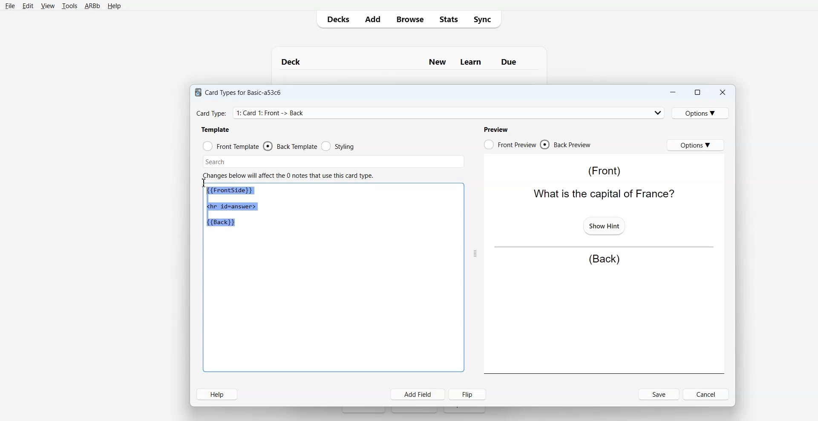  Describe the element at coordinates (233, 207) in the screenshot. I see `{{Frontside}}
<hr id=answer>
(Back)` at that location.